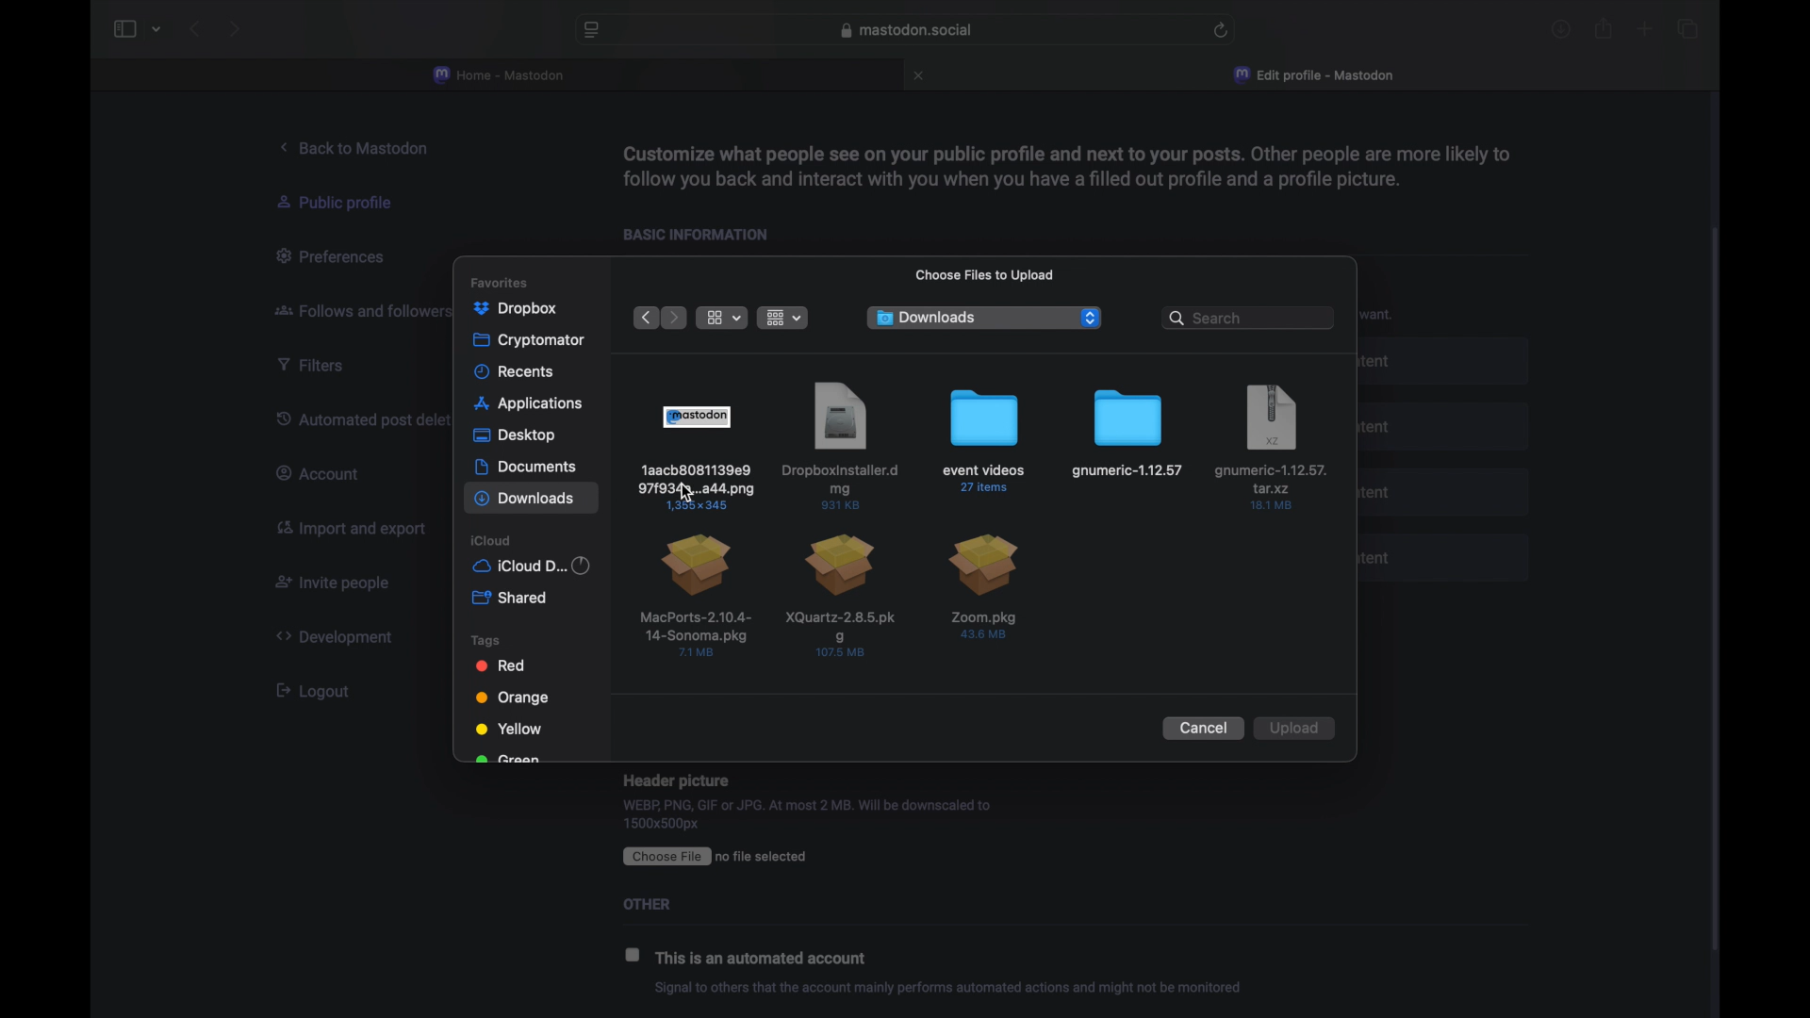 The width and height of the screenshot is (1810, 1018). I want to click on import and export, so click(349, 531).